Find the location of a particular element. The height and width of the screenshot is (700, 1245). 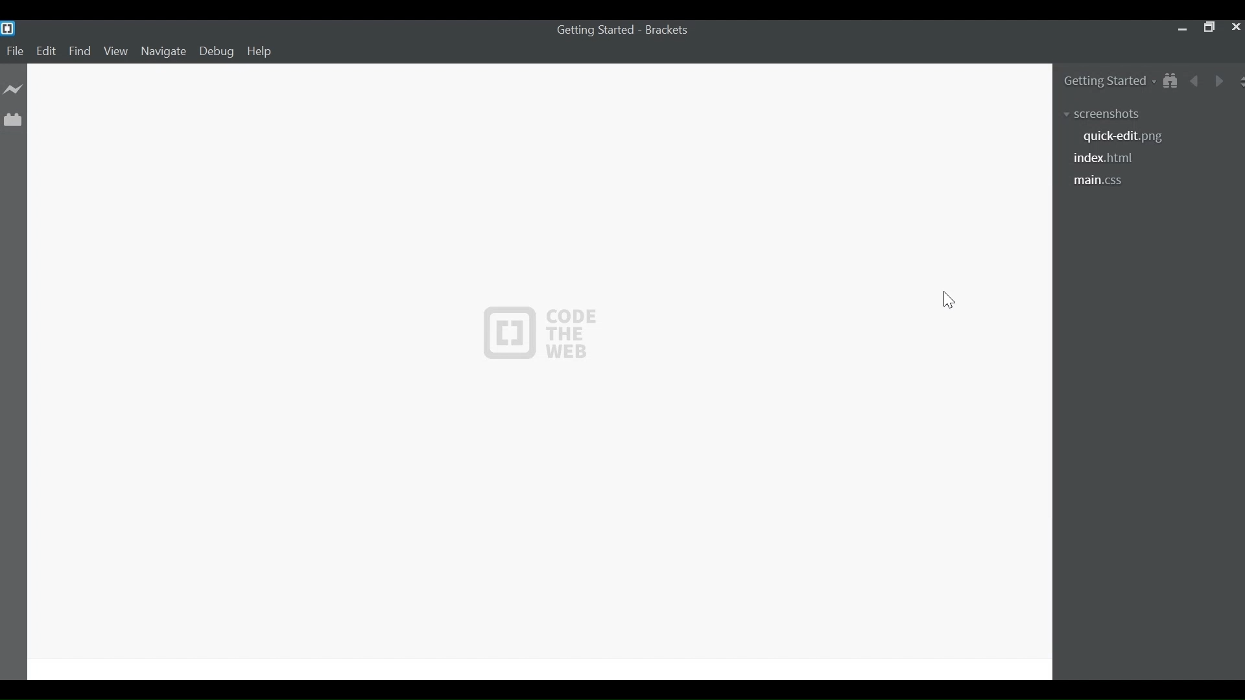

Split Editor Vertically or Horizontally is located at coordinates (1237, 80).